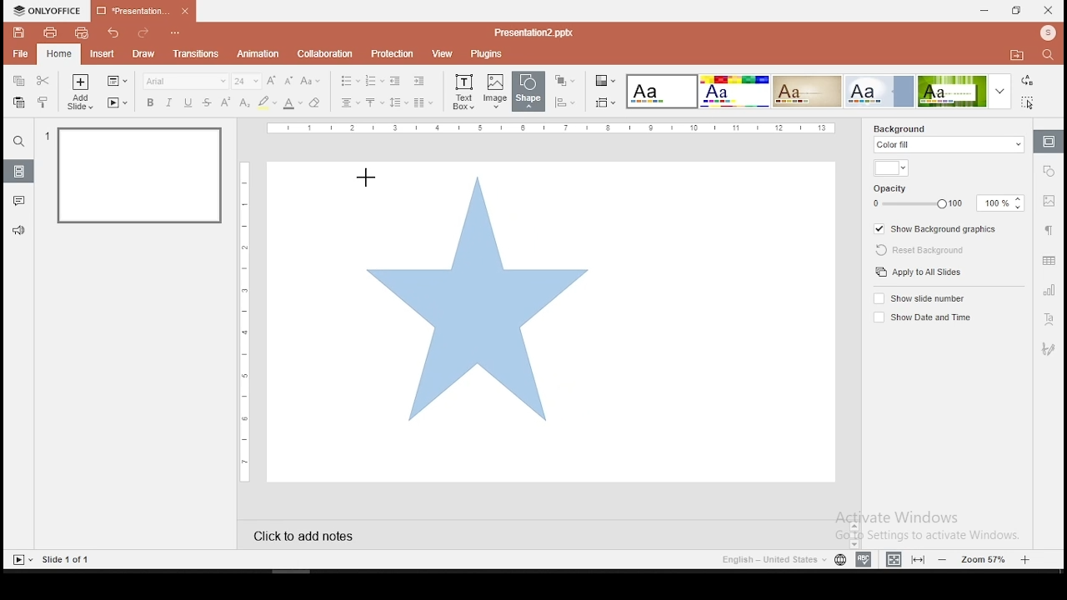 This screenshot has width=1067, height=600. Describe the element at coordinates (1047, 289) in the screenshot. I see `chart settings` at that location.